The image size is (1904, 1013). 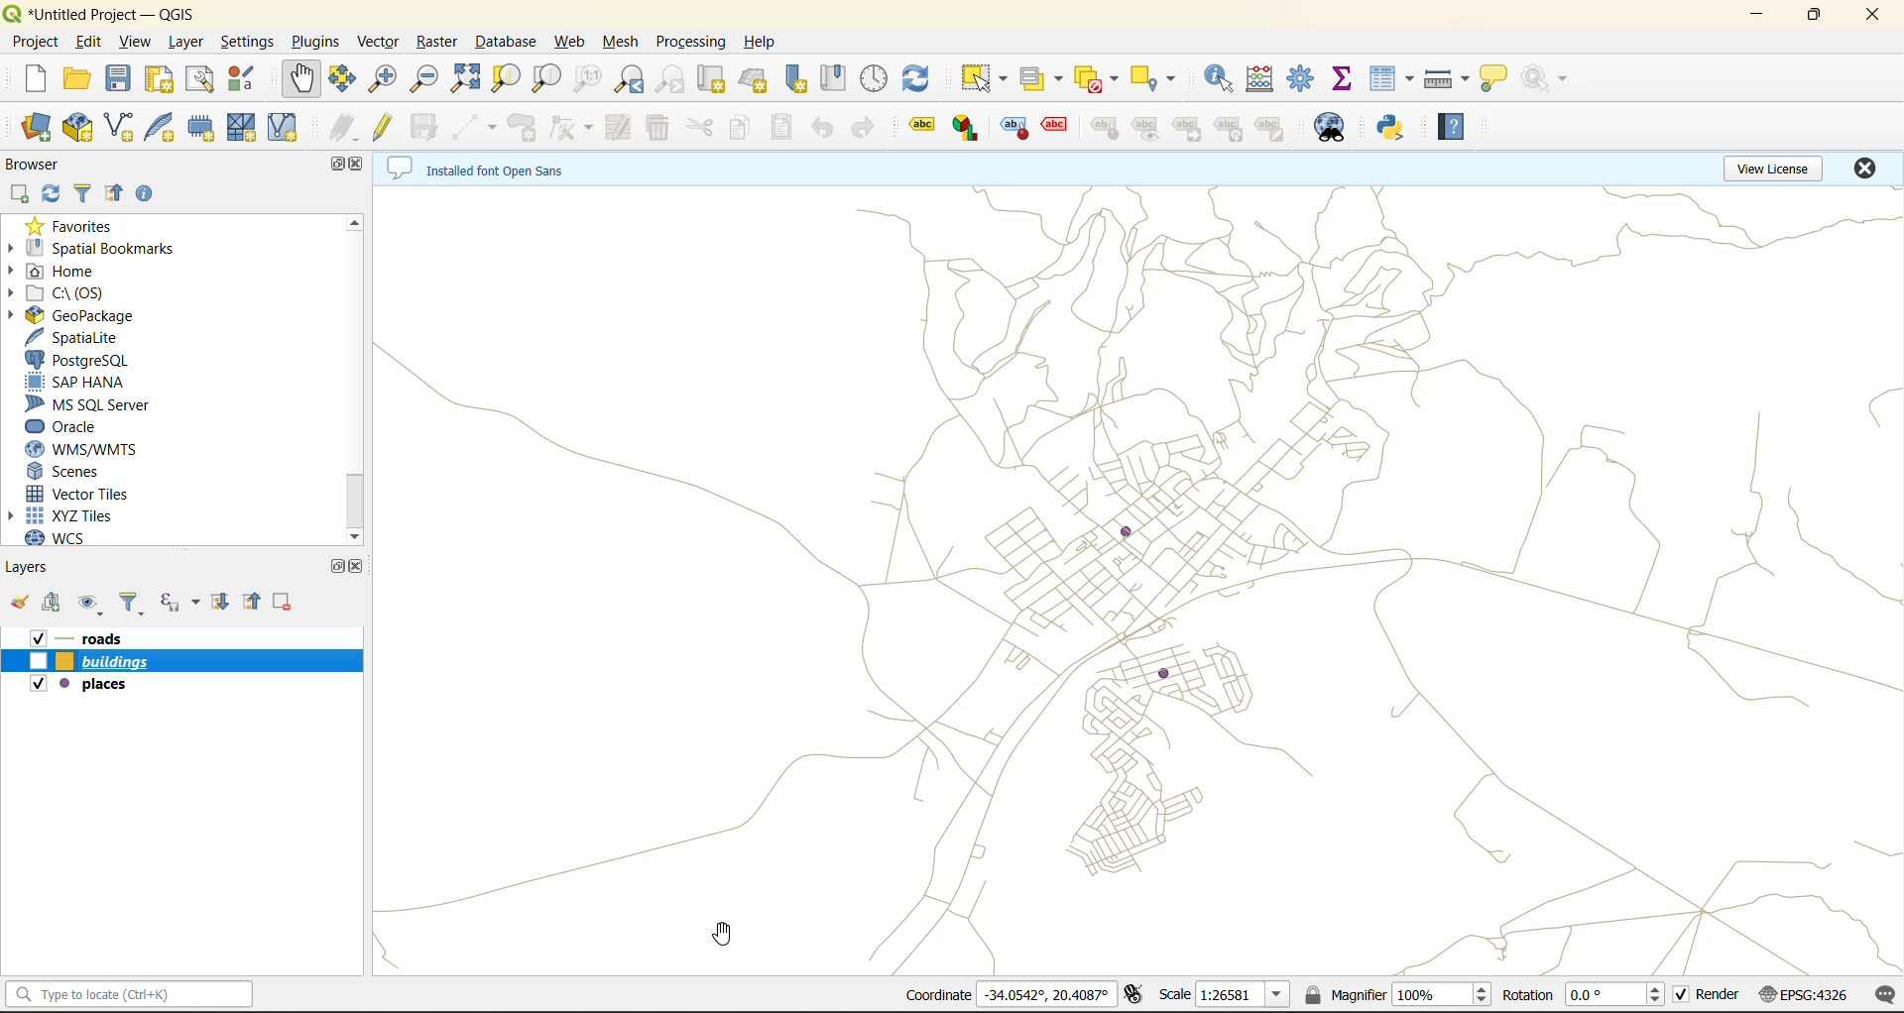 What do you see at coordinates (1042, 79) in the screenshot?
I see `select value` at bounding box center [1042, 79].